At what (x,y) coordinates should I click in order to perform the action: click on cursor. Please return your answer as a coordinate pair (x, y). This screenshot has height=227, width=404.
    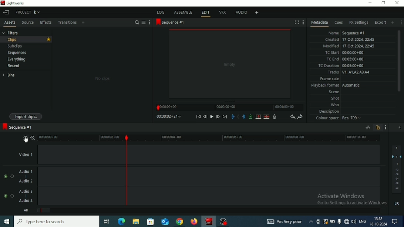
    Looking at the image, I should click on (26, 140).